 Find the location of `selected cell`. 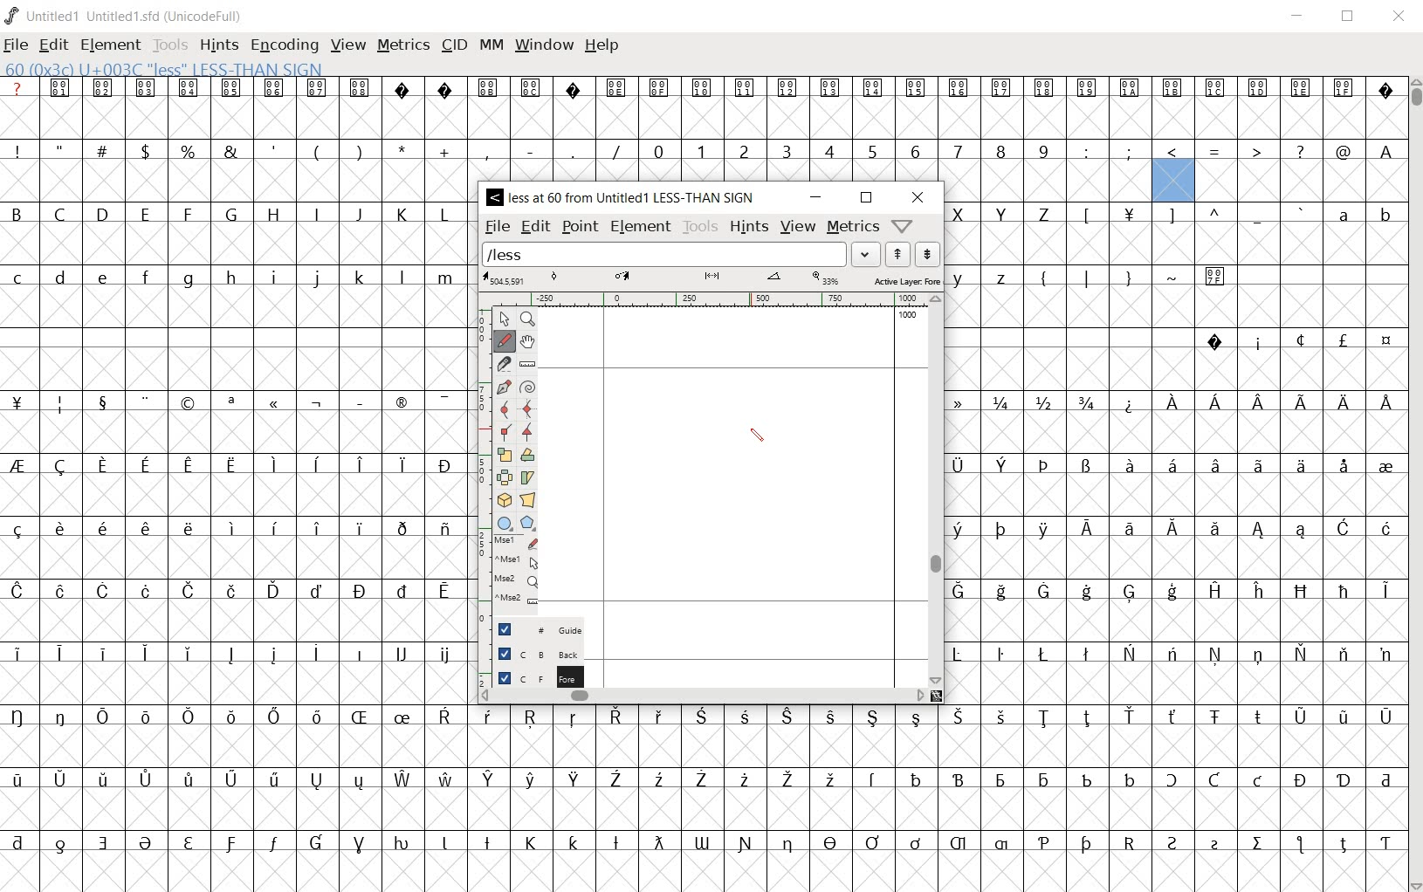

selected cell is located at coordinates (1172, 182).